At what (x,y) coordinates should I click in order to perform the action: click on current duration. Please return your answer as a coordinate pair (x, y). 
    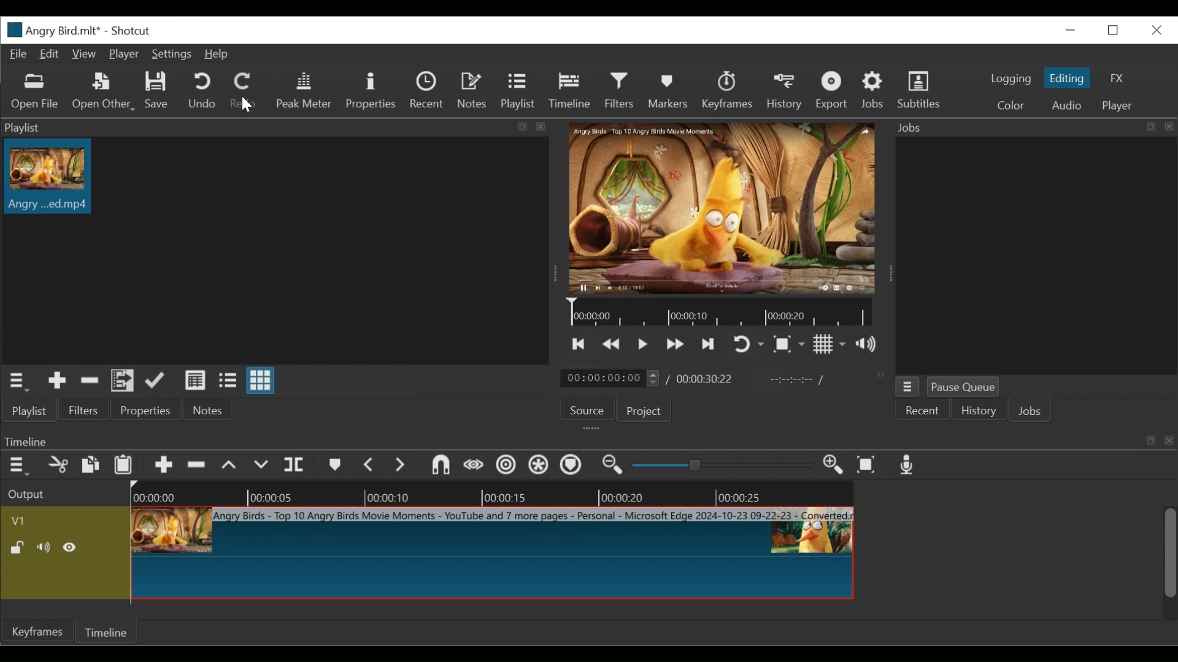
    Looking at the image, I should click on (609, 378).